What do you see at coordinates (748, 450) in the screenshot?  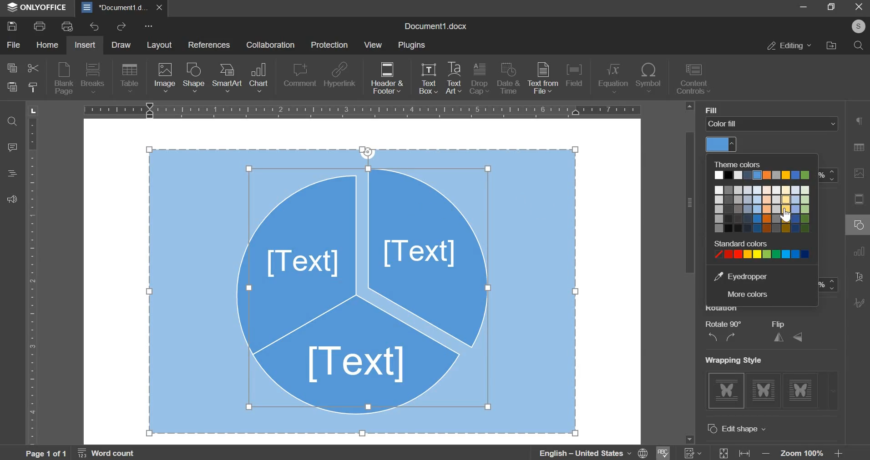 I see `fit width` at bounding box center [748, 450].